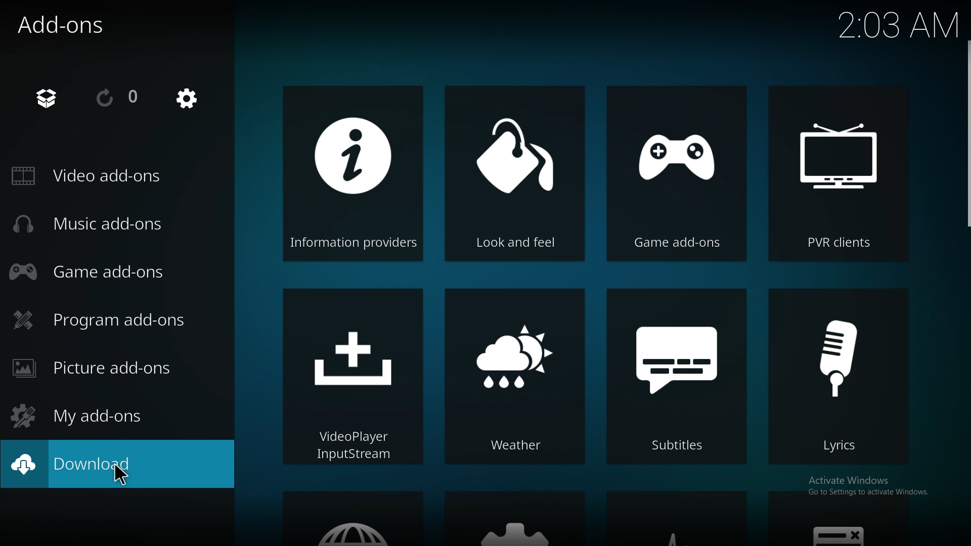 The height and width of the screenshot is (546, 971). What do you see at coordinates (514, 518) in the screenshot?
I see `services` at bounding box center [514, 518].